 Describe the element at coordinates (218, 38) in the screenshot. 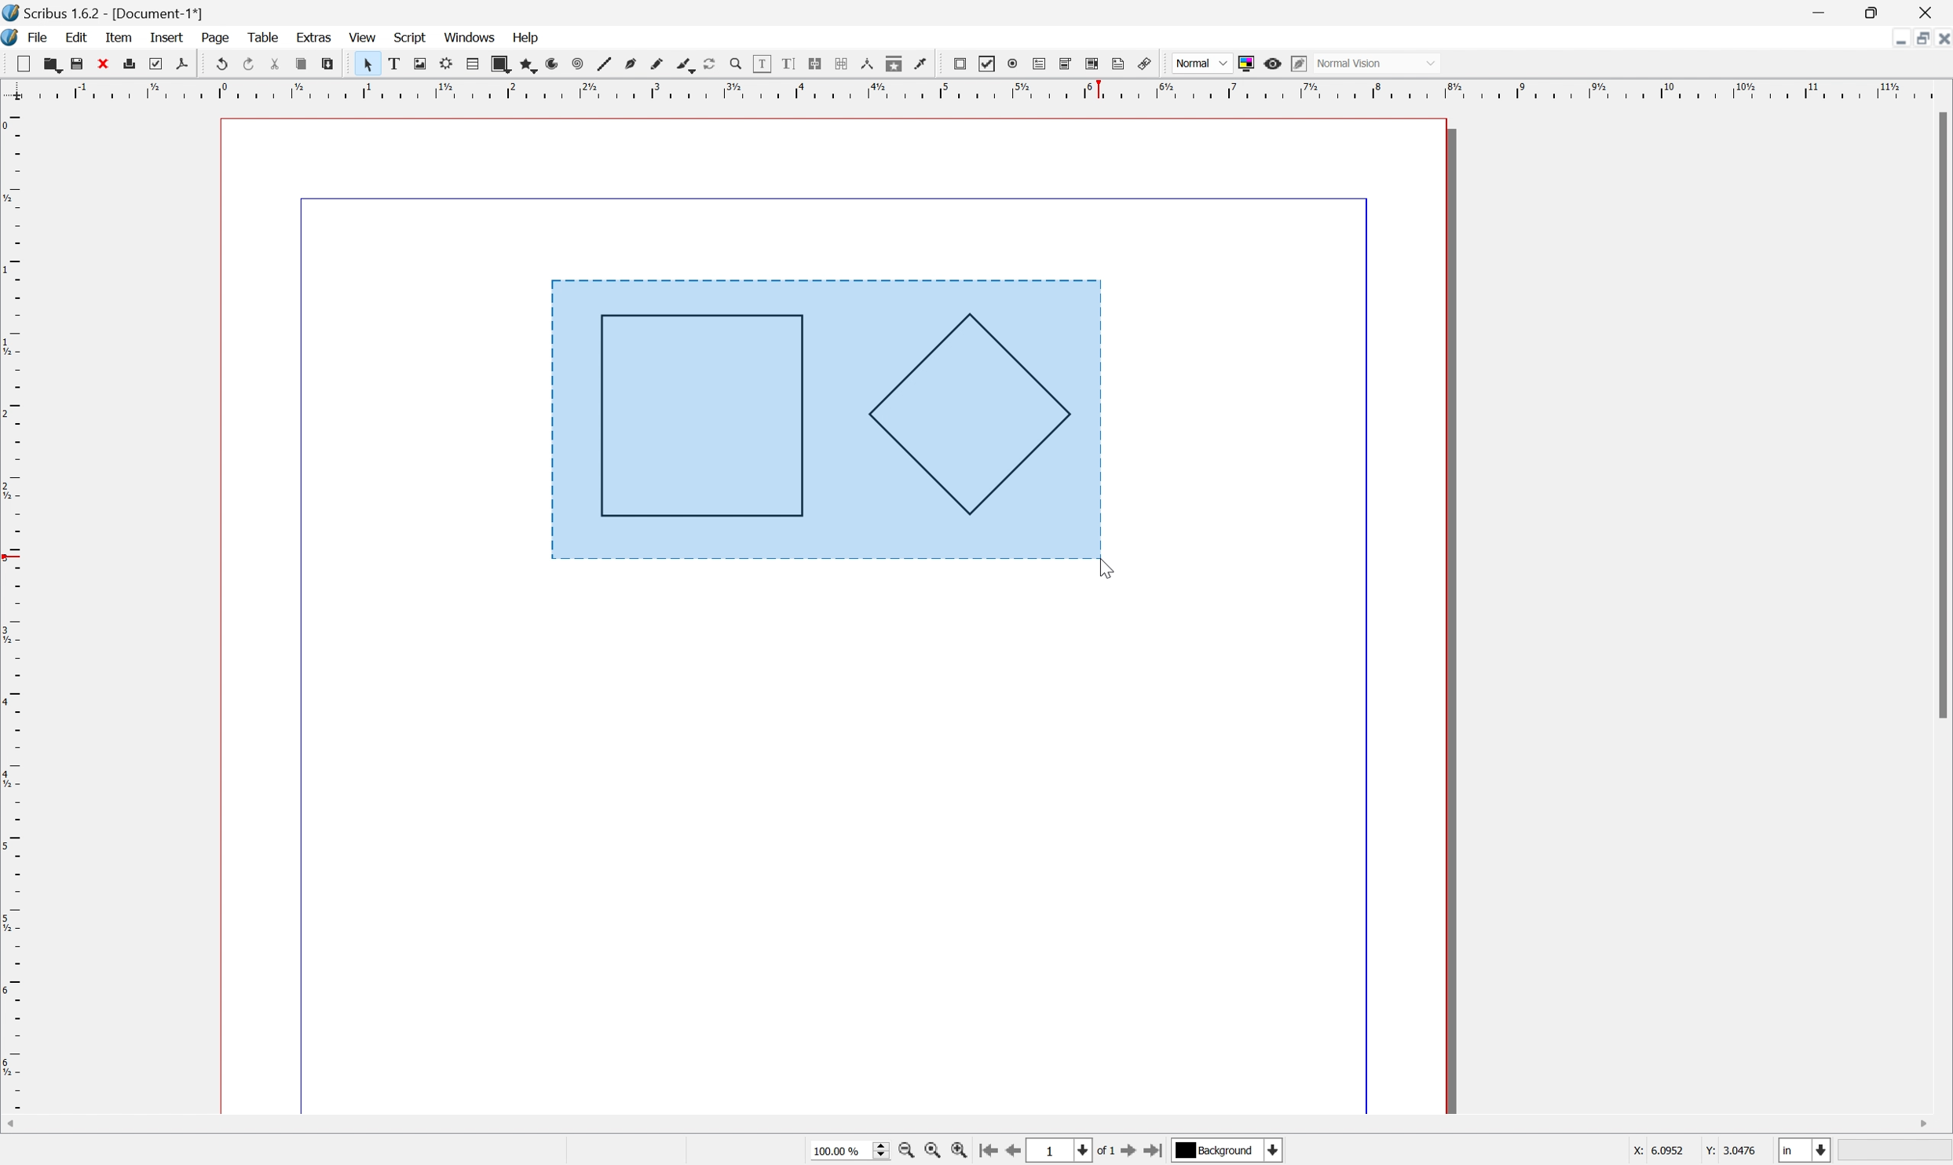

I see `page` at that location.